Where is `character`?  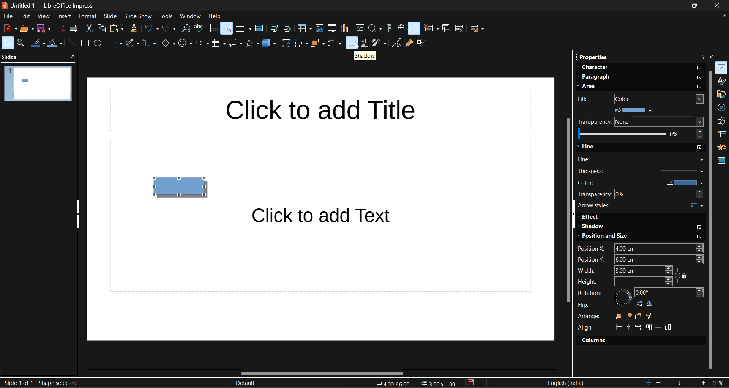 character is located at coordinates (592, 67).